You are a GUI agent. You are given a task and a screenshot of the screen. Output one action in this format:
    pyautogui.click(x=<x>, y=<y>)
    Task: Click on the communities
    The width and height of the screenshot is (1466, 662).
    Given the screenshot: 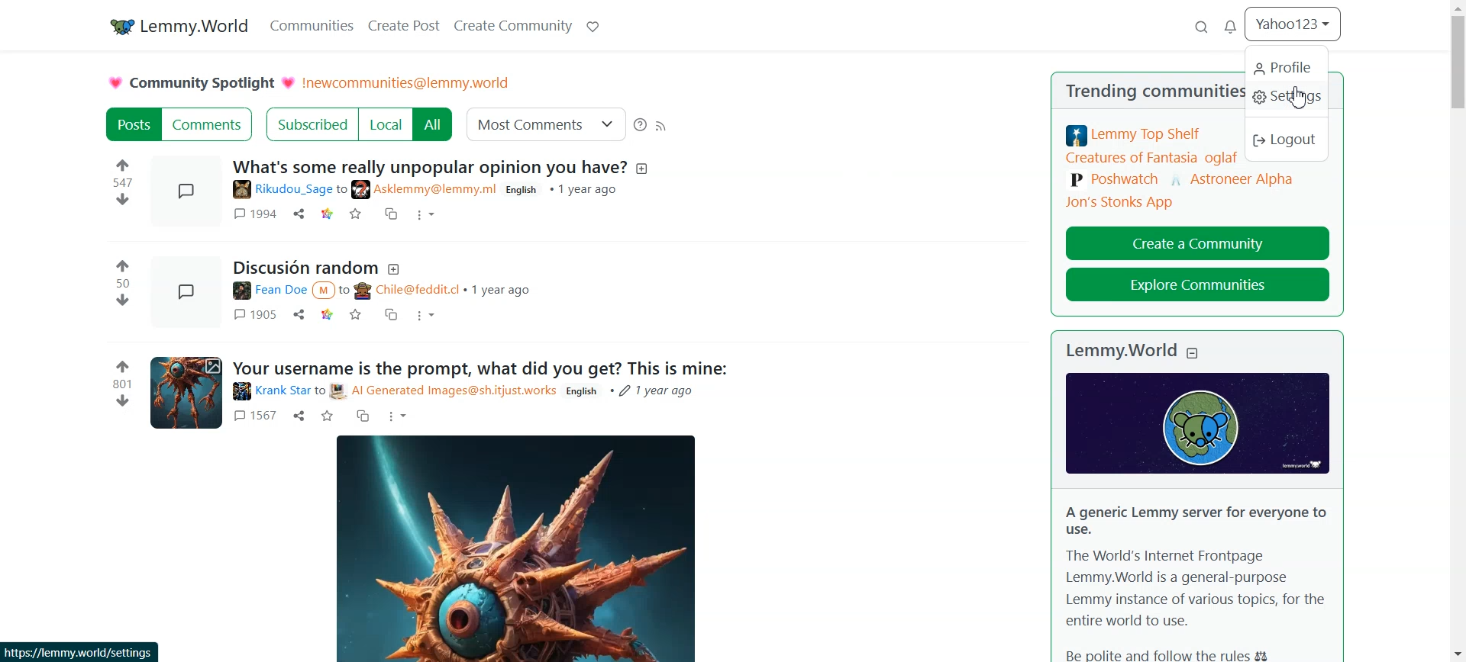 What is the action you would take?
    pyautogui.click(x=1195, y=93)
    